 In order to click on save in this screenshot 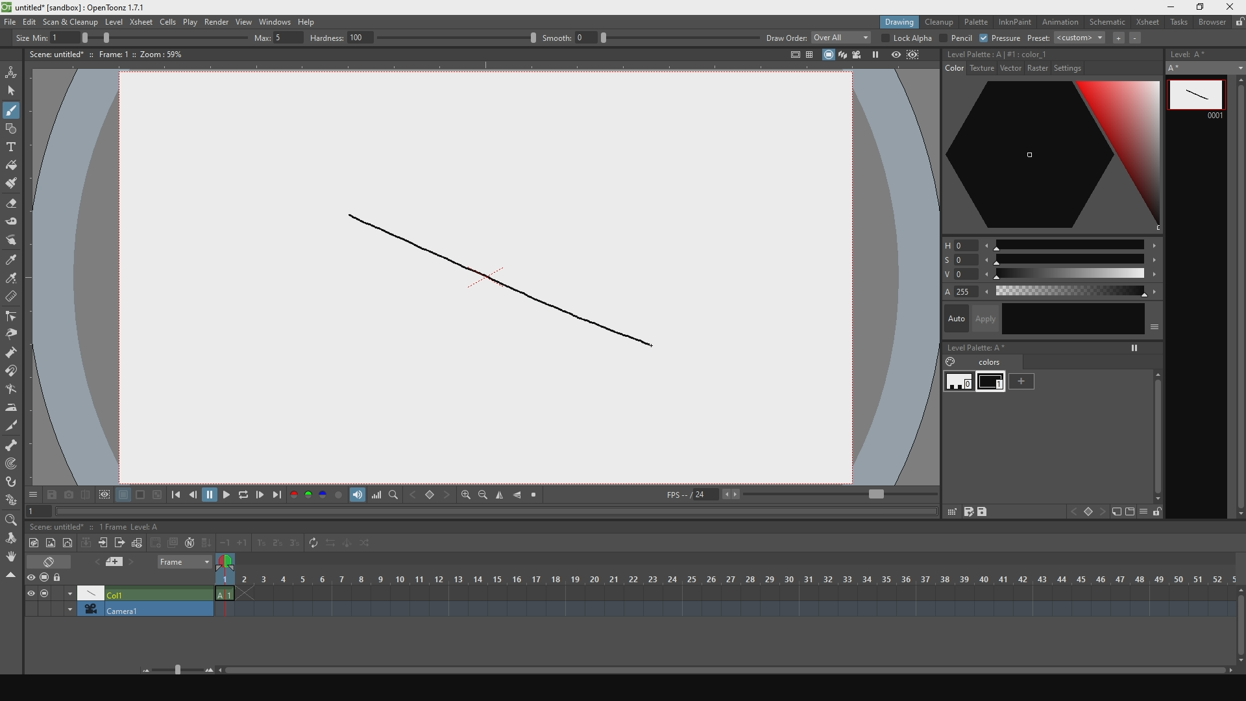, I will do `click(968, 513)`.